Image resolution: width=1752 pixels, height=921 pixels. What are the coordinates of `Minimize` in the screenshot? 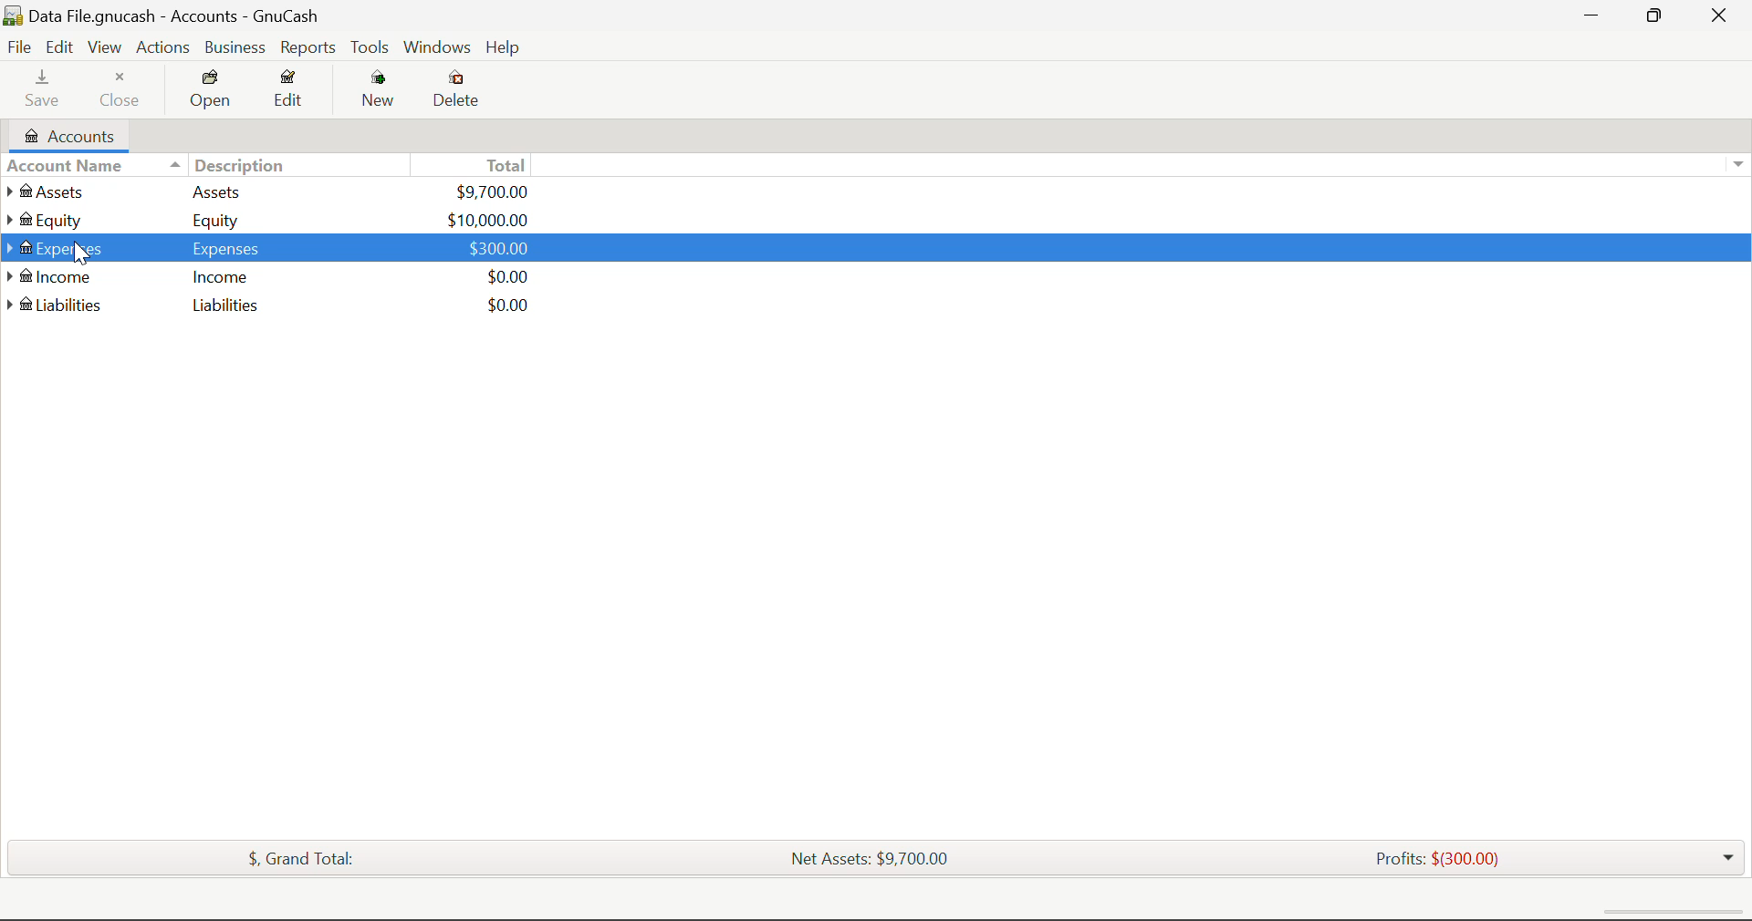 It's located at (1657, 18).